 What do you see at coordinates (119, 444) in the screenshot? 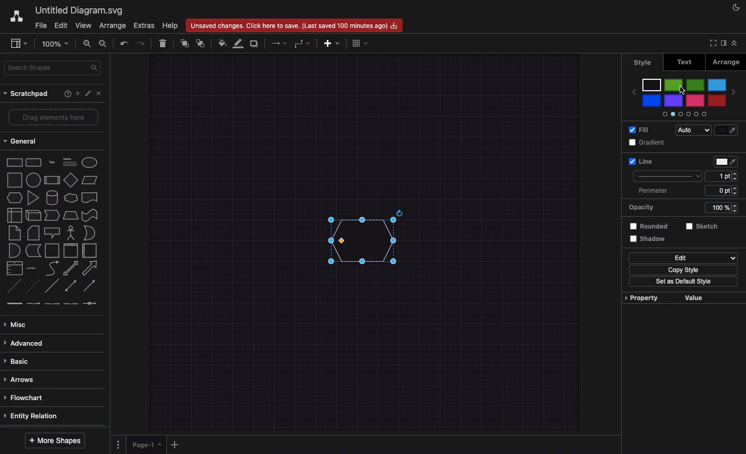
I see `Options` at bounding box center [119, 444].